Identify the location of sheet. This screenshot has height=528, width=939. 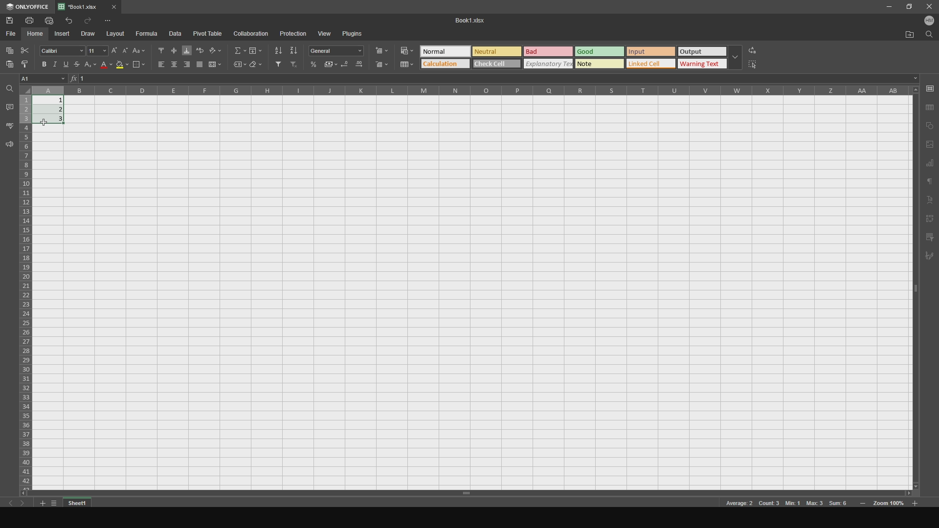
(79, 503).